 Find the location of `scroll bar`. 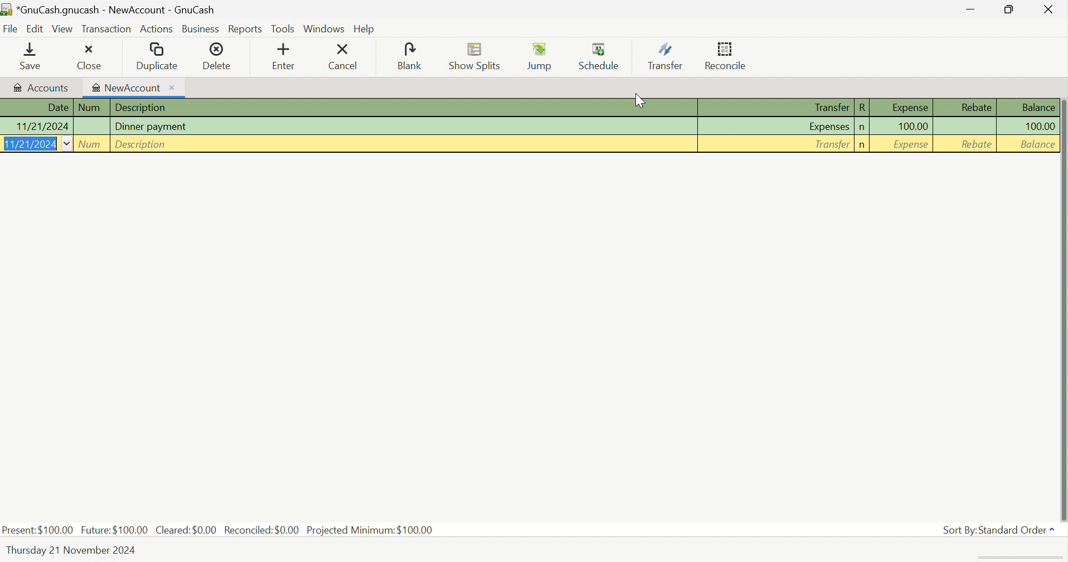

scroll bar is located at coordinates (1065, 302).